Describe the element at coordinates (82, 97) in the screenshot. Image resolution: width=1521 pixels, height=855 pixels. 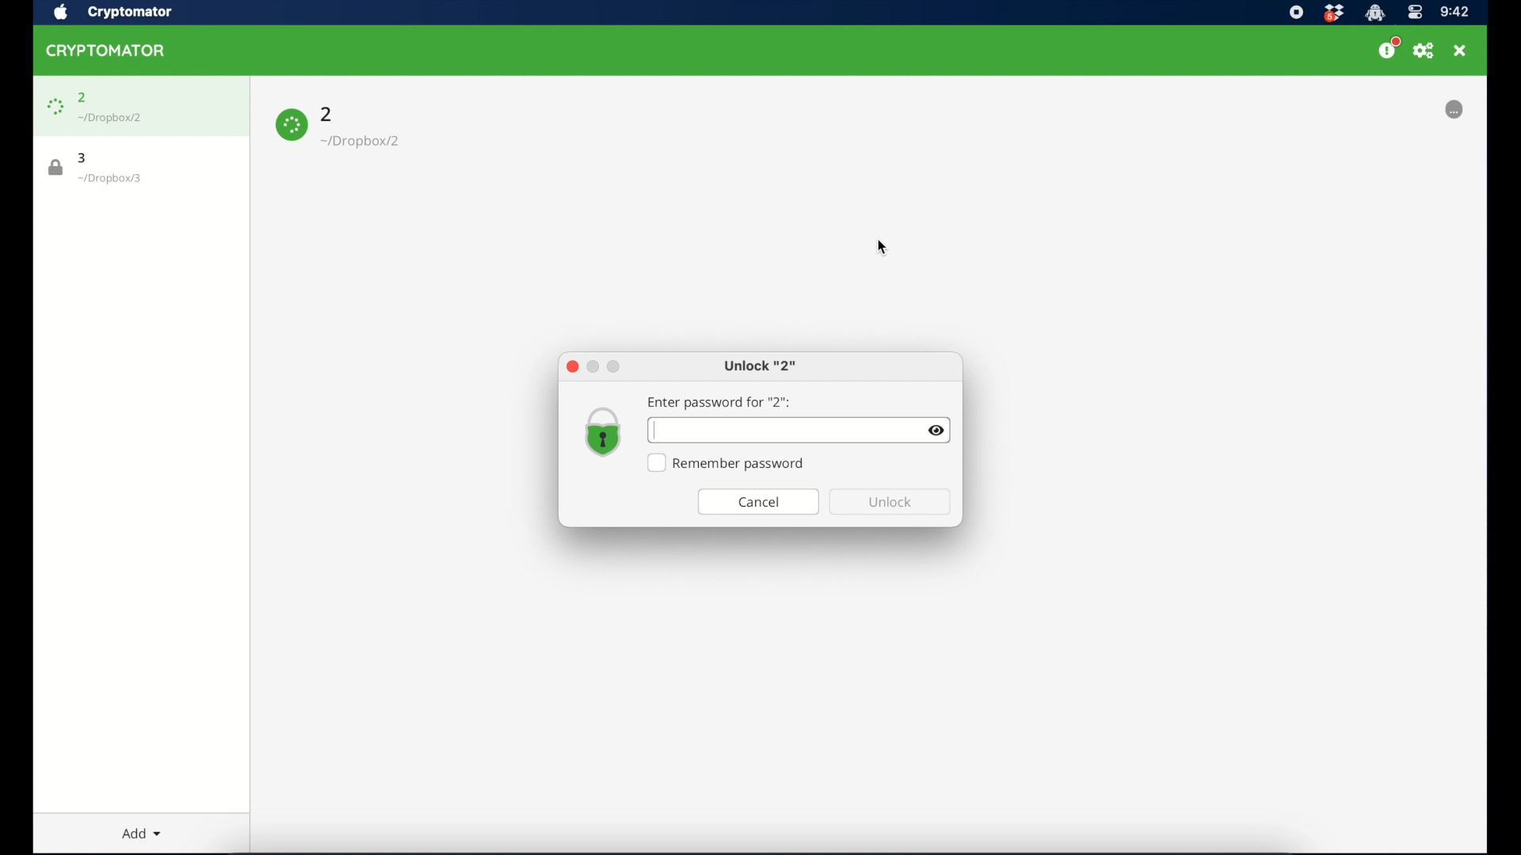
I see `2` at that location.